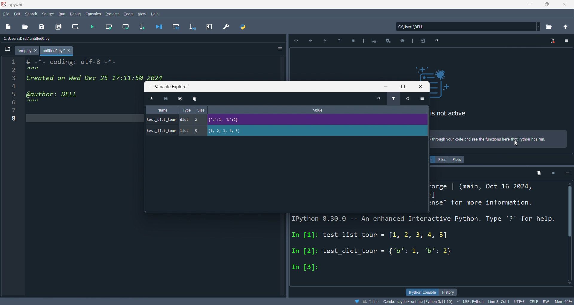 The image size is (574, 305). I want to click on preference, so click(226, 26).